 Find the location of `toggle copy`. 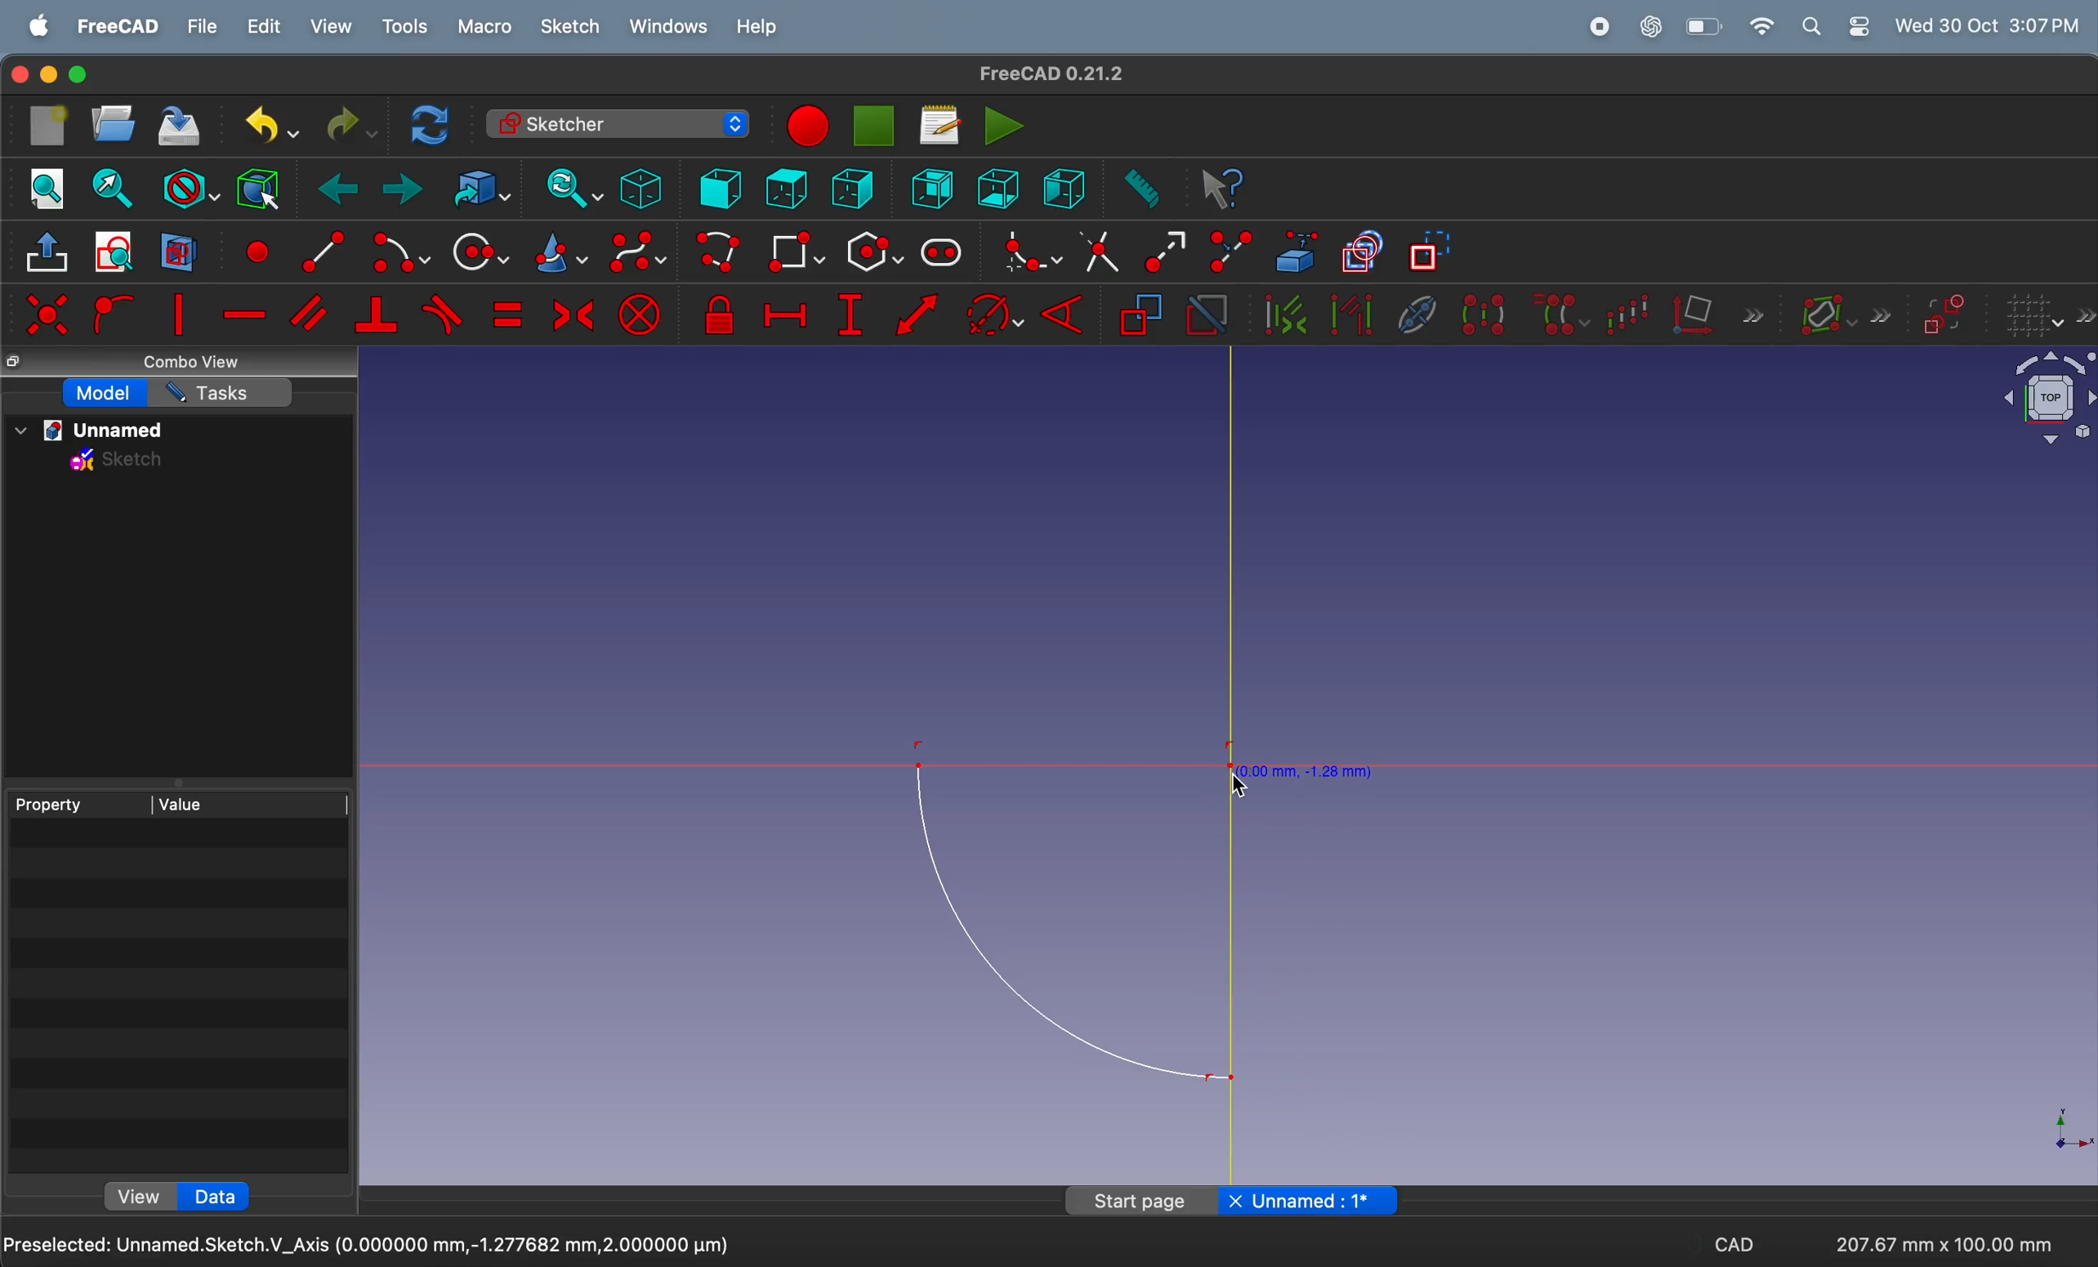

toggle copy is located at coordinates (1363, 254).